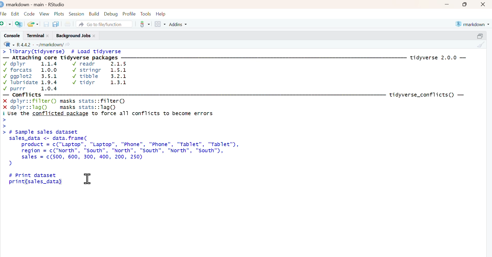 Image resolution: width=492 pixels, height=257 pixels. I want to click on save all, so click(55, 24).